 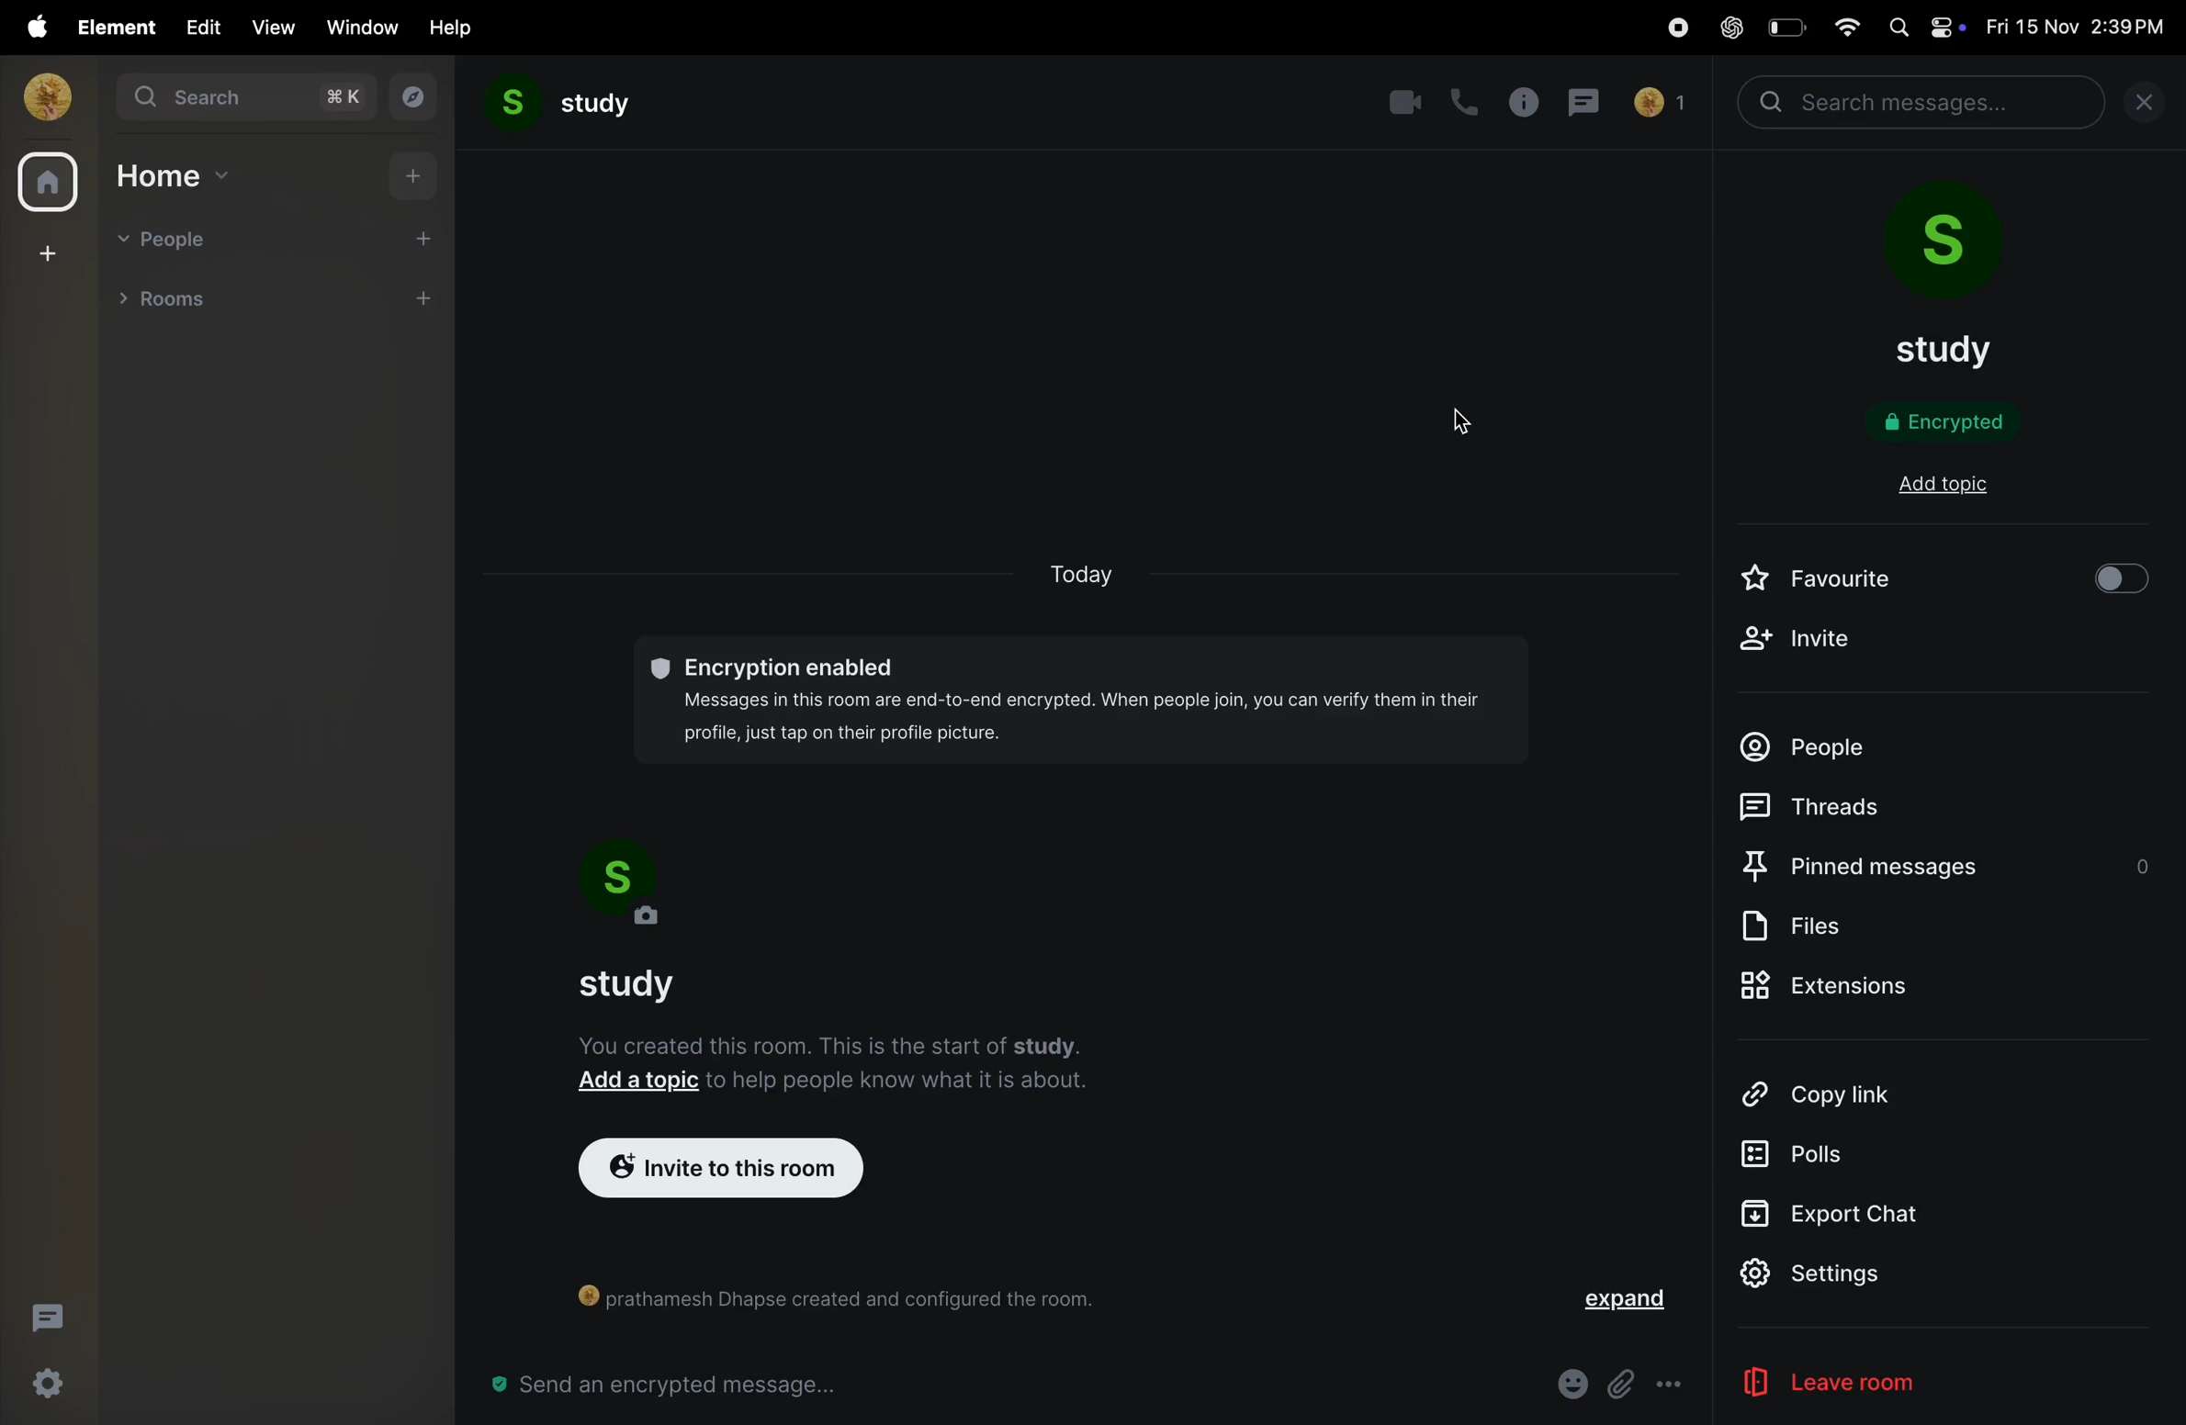 What do you see at coordinates (1085, 700) in the screenshot?
I see `©® Encryption enabled
Messages in this room are end-to-end encrypted. When people join, you can verify them in their
profile, just tap on their profile picture.` at bounding box center [1085, 700].